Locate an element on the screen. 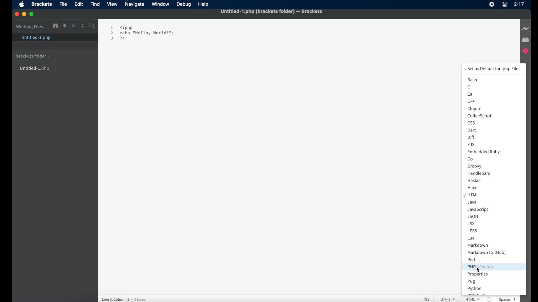 This screenshot has height=302, width=538. backward is located at coordinates (64, 26).